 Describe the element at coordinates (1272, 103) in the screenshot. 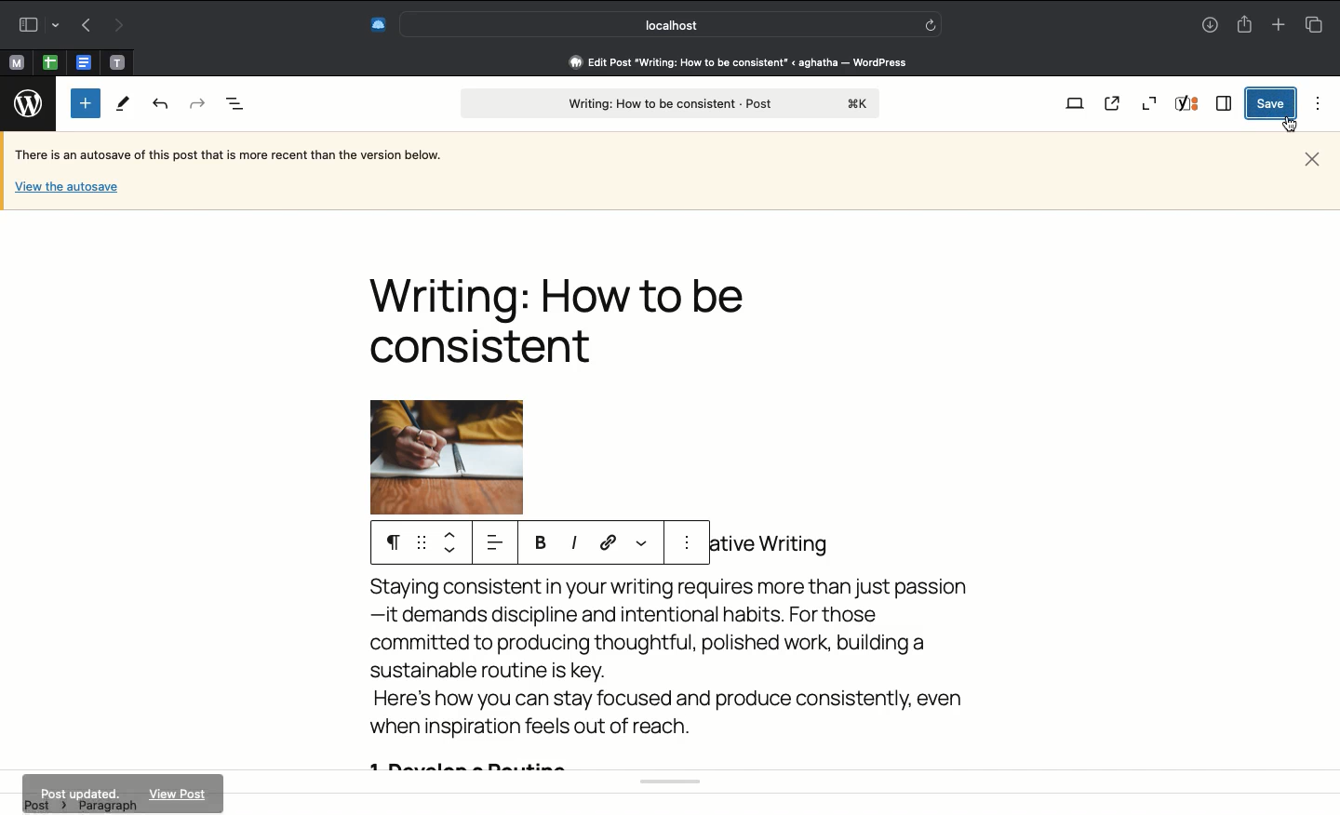

I see `Save` at that location.